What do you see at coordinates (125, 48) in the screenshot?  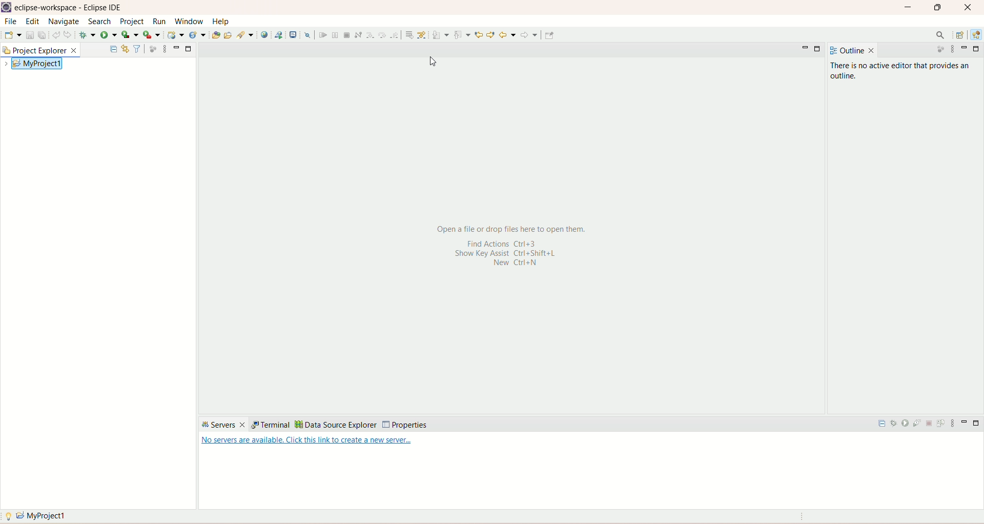 I see `link with editor` at bounding box center [125, 48].